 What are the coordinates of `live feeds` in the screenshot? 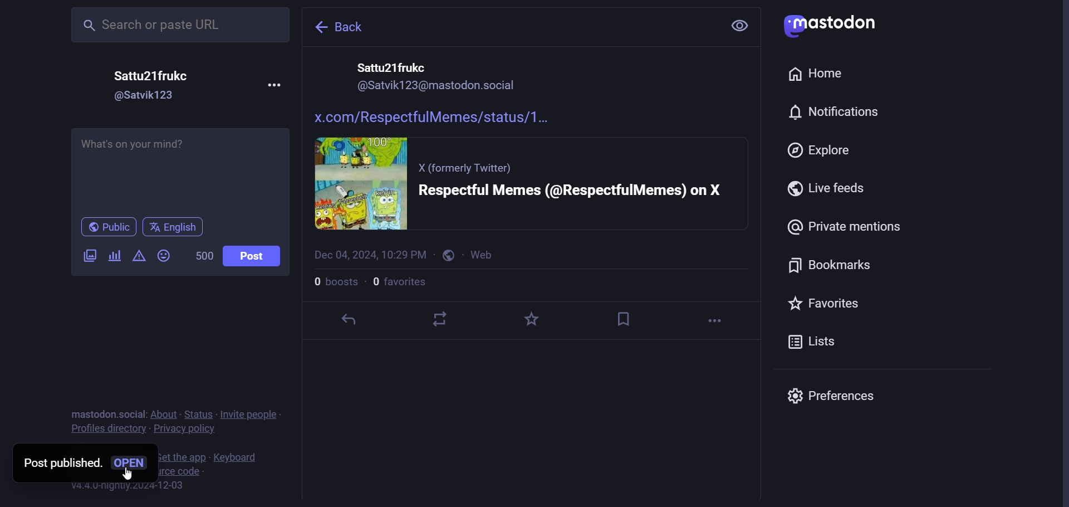 It's located at (822, 188).